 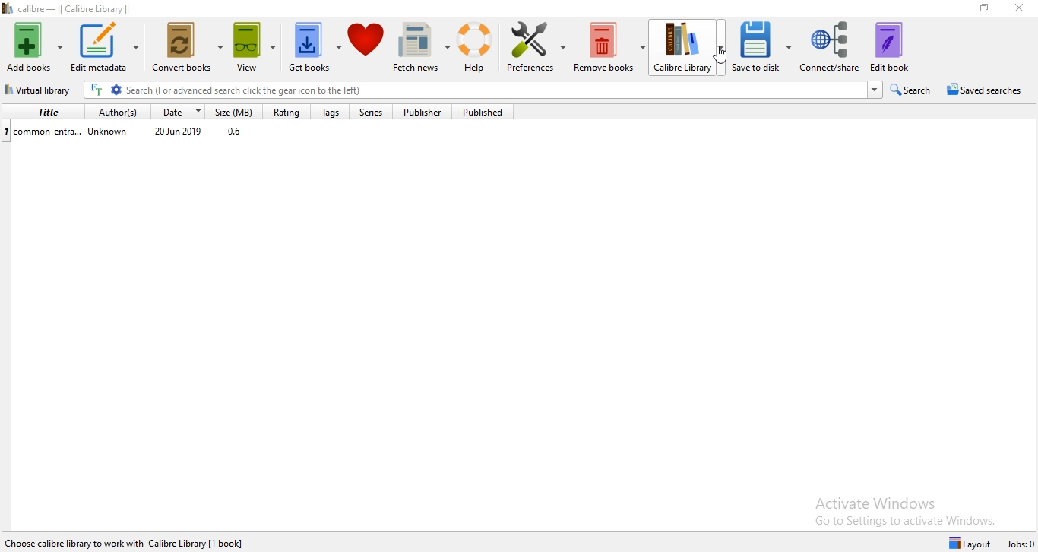 I want to click on Edit metadata, so click(x=105, y=48).